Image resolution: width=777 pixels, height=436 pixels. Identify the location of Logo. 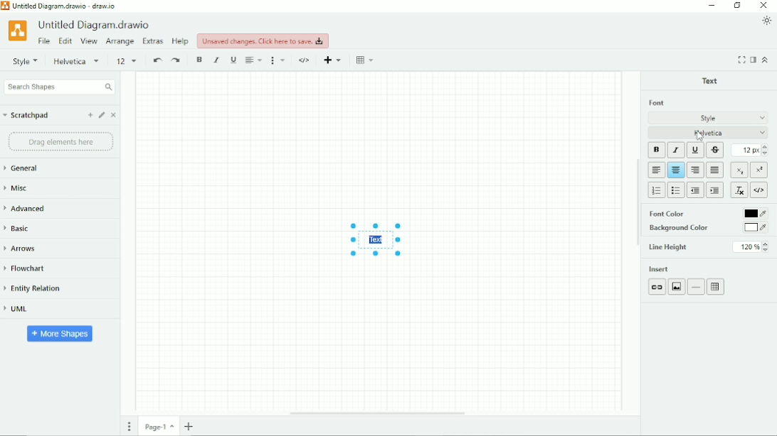
(18, 31).